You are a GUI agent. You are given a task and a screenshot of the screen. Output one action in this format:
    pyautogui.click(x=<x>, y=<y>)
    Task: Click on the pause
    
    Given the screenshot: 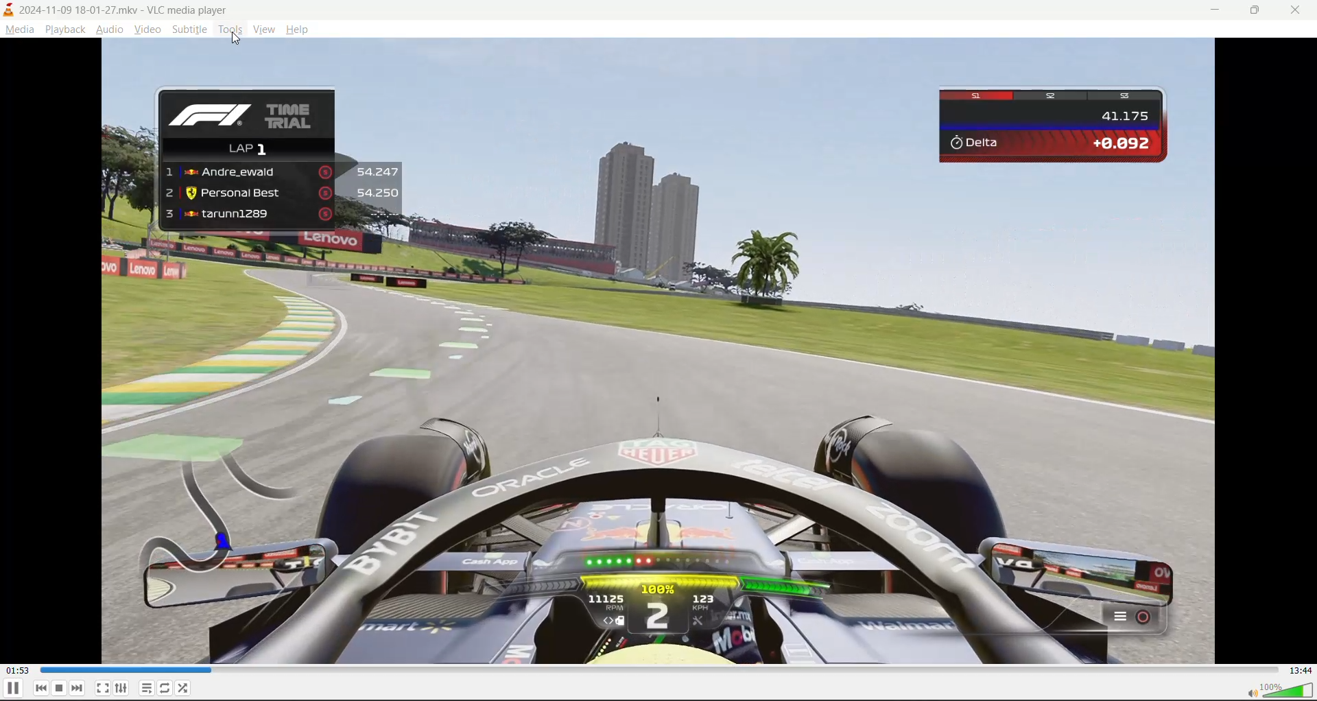 What is the action you would take?
    pyautogui.click(x=12, y=689)
    